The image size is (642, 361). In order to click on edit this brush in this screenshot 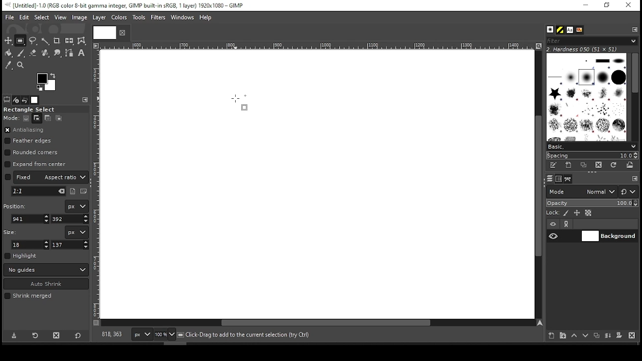, I will do `click(553, 166)`.